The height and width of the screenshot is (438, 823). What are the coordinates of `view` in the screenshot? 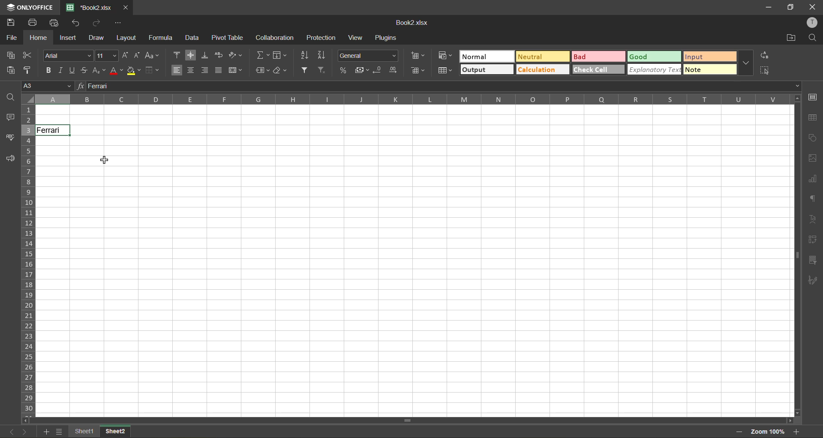 It's located at (357, 37).